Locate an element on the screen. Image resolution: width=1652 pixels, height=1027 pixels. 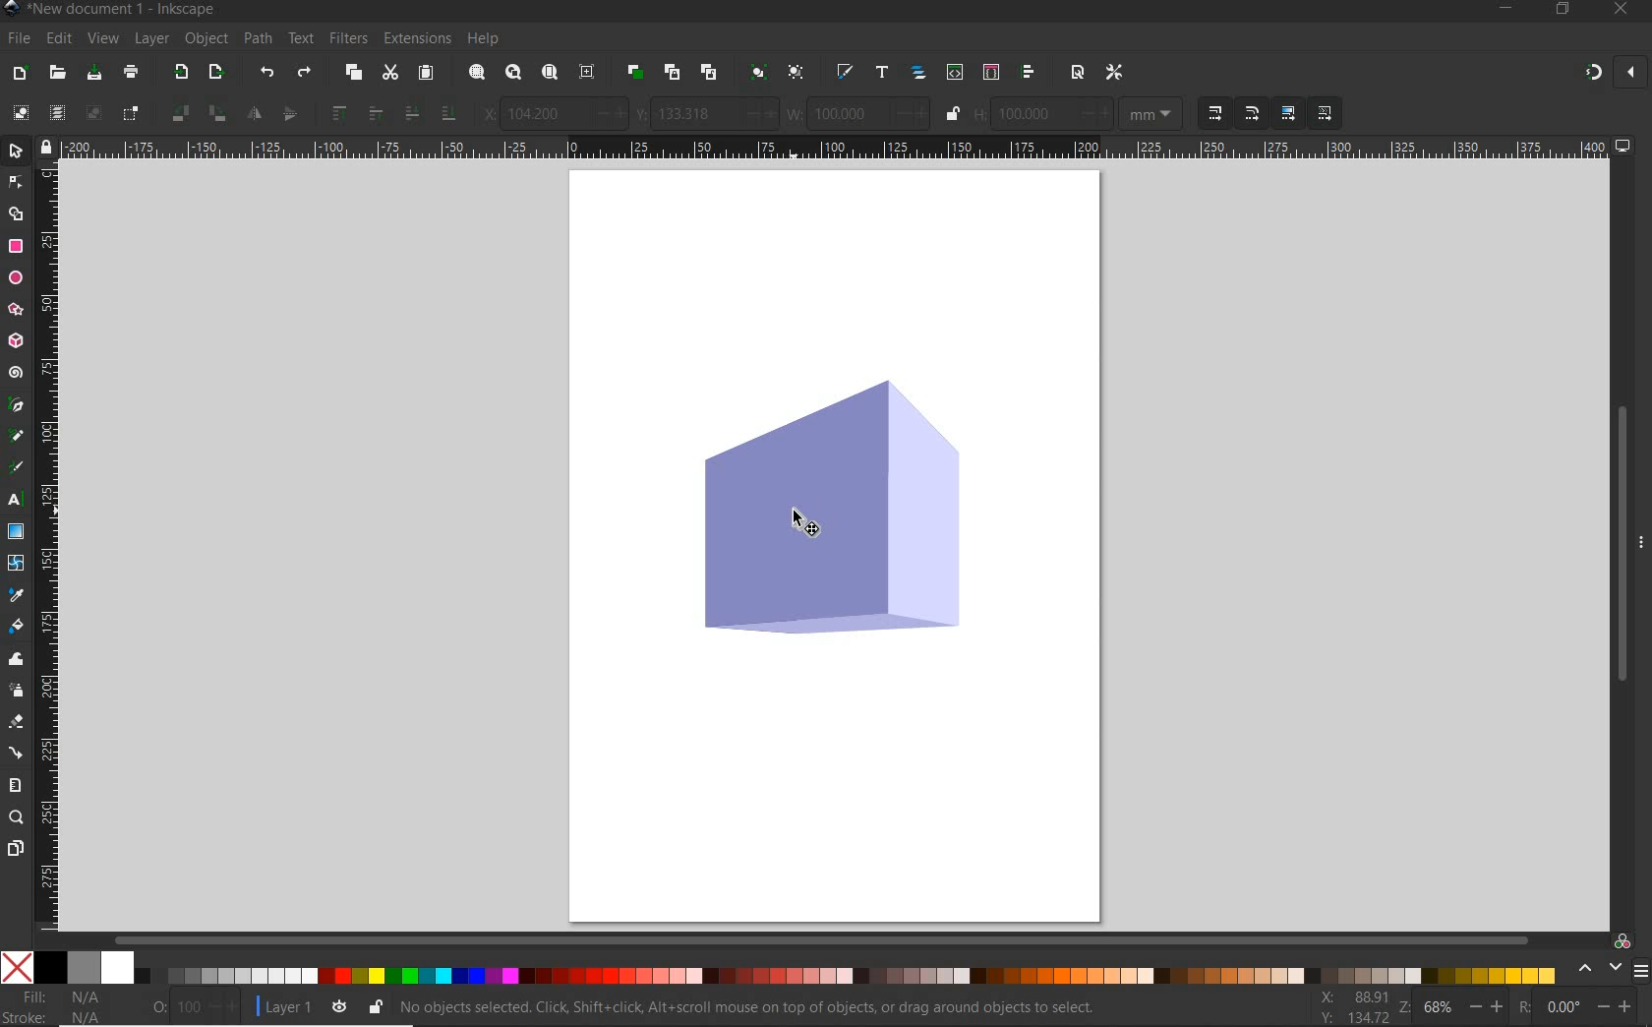
100 is located at coordinates (186, 1006).